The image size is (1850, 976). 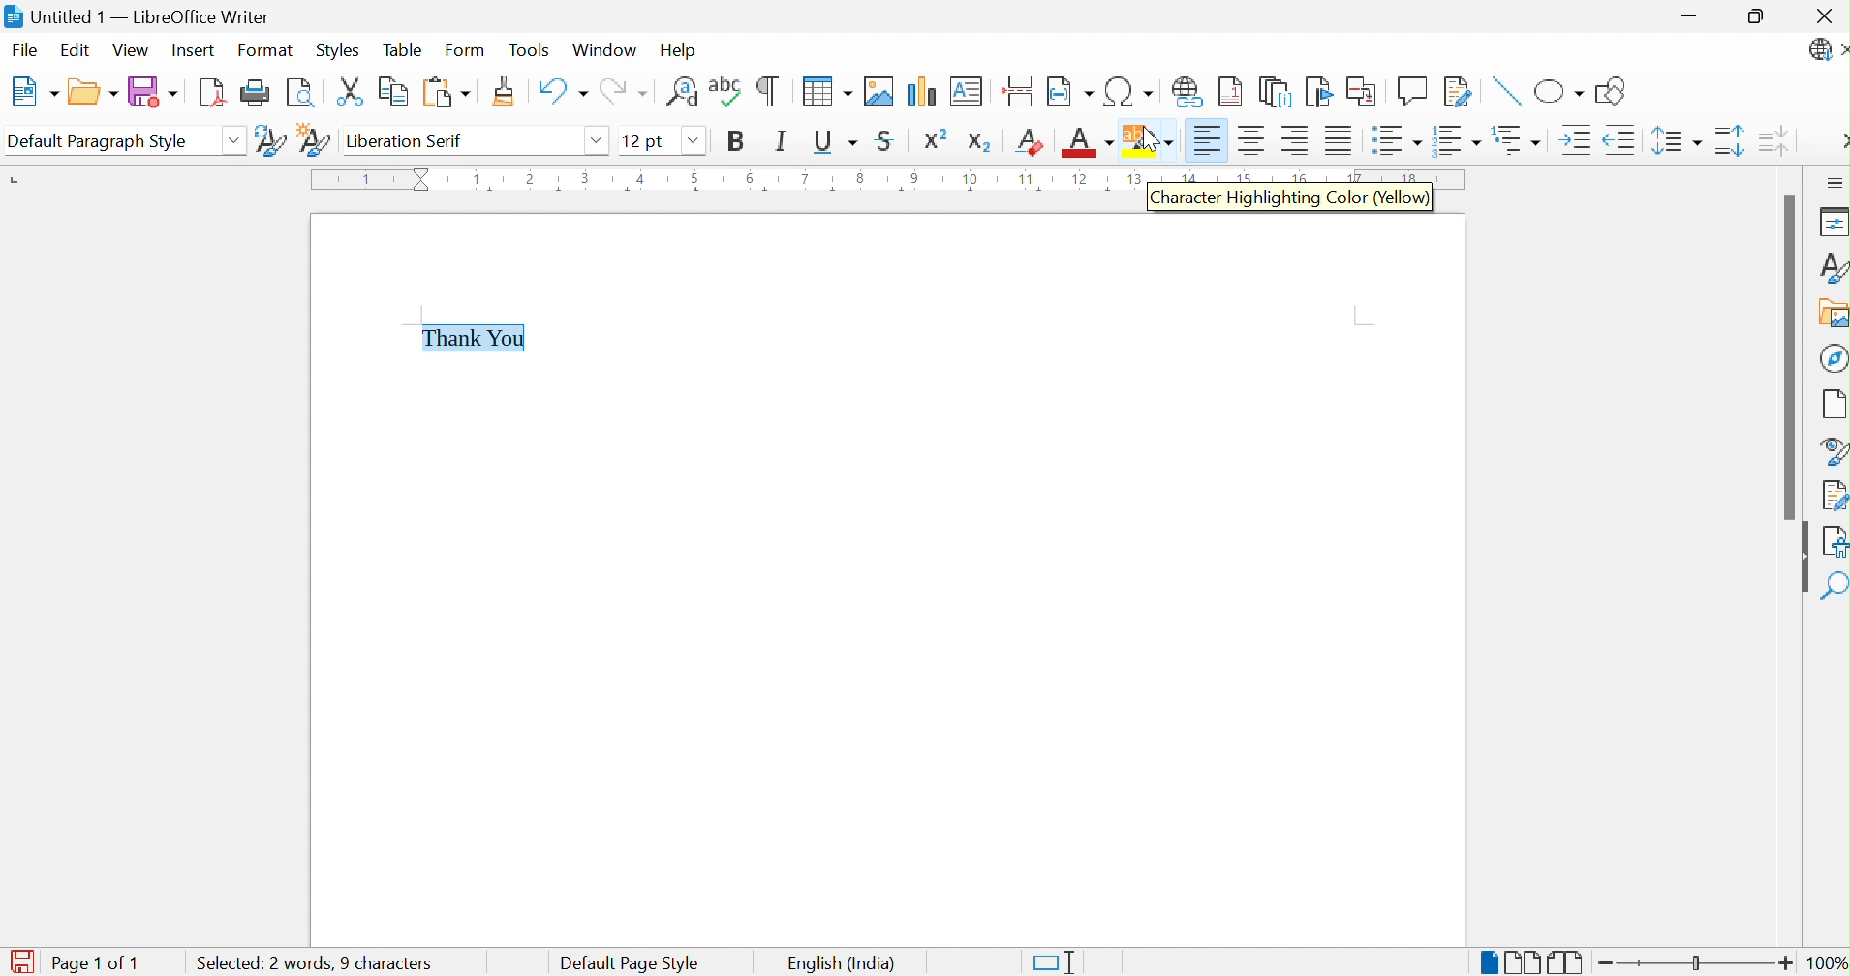 What do you see at coordinates (600, 141) in the screenshot?
I see `Drop Down` at bounding box center [600, 141].